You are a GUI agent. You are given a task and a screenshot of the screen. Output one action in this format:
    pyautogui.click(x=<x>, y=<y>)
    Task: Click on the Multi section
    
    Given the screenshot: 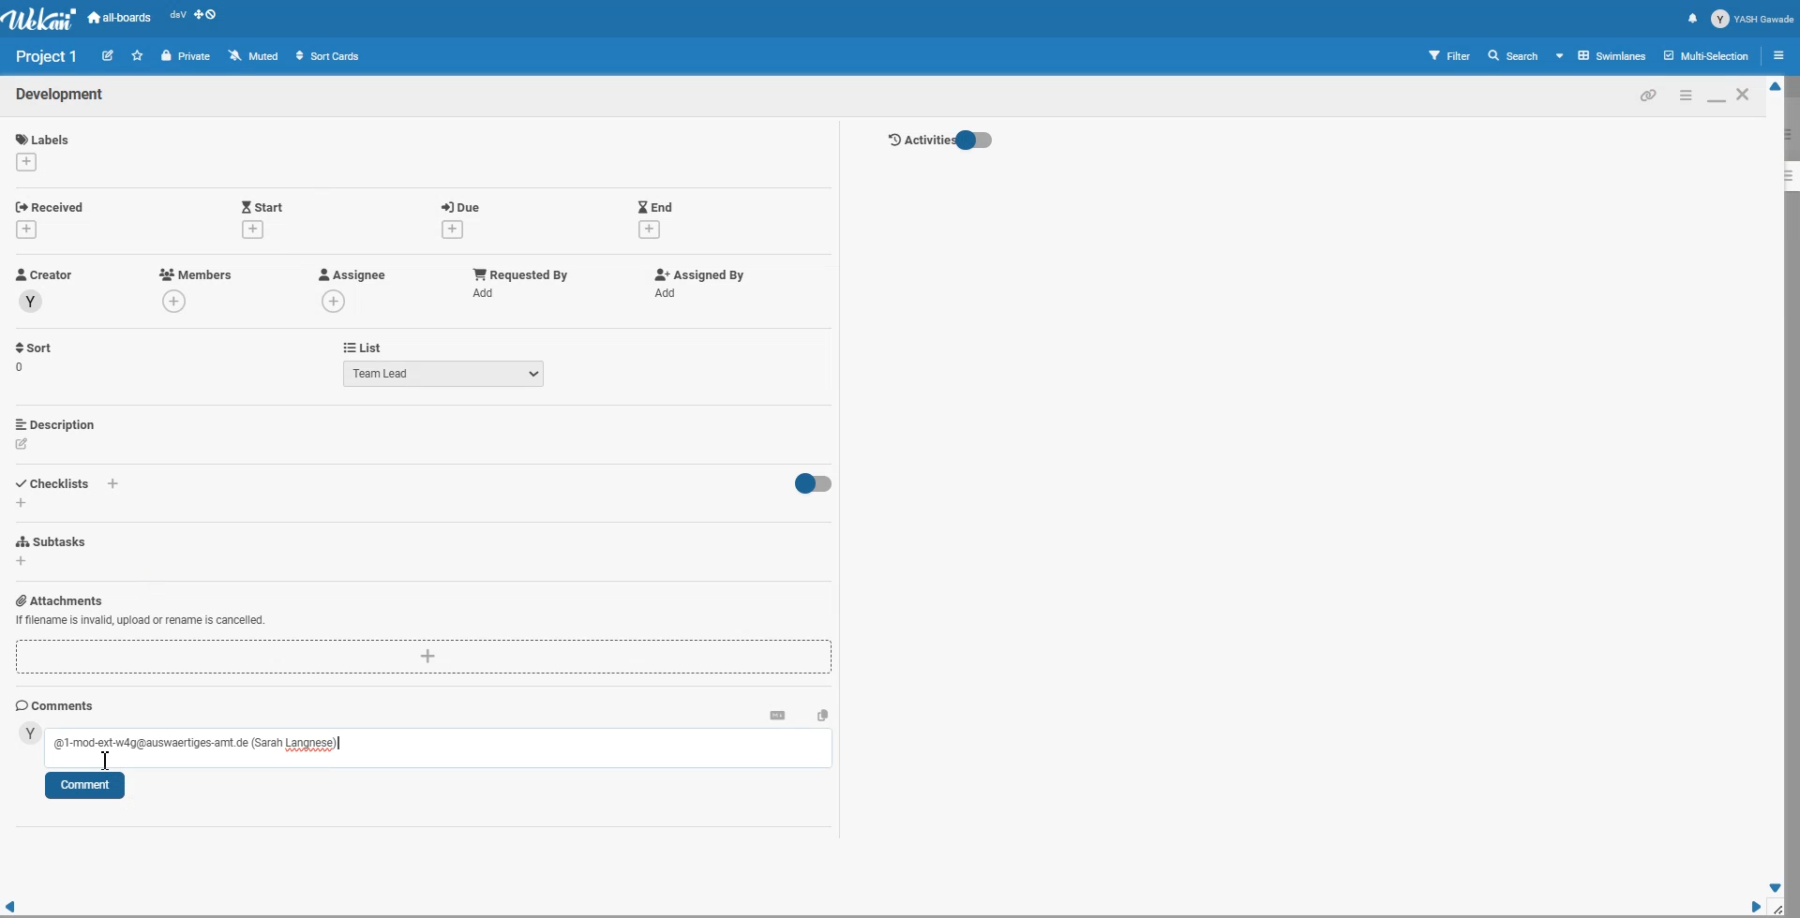 What is the action you would take?
    pyautogui.click(x=1708, y=55)
    